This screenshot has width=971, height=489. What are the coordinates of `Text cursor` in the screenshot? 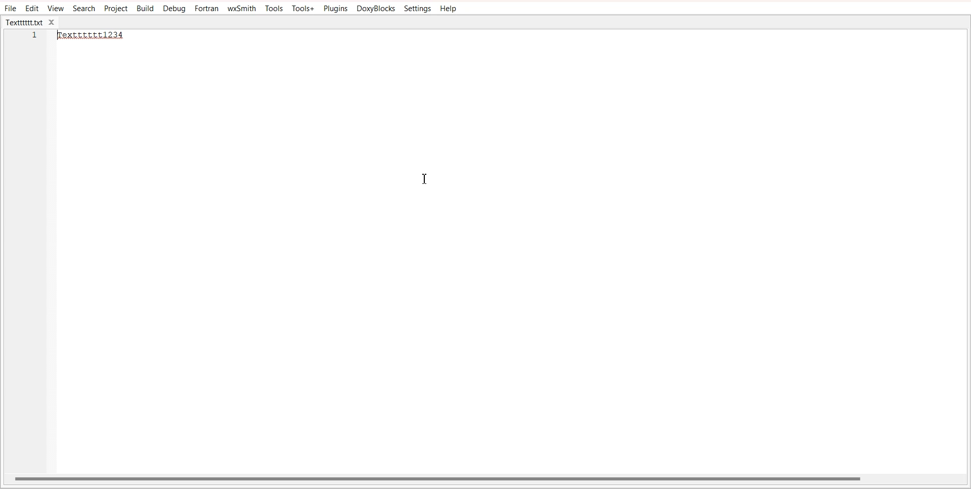 It's located at (426, 178).